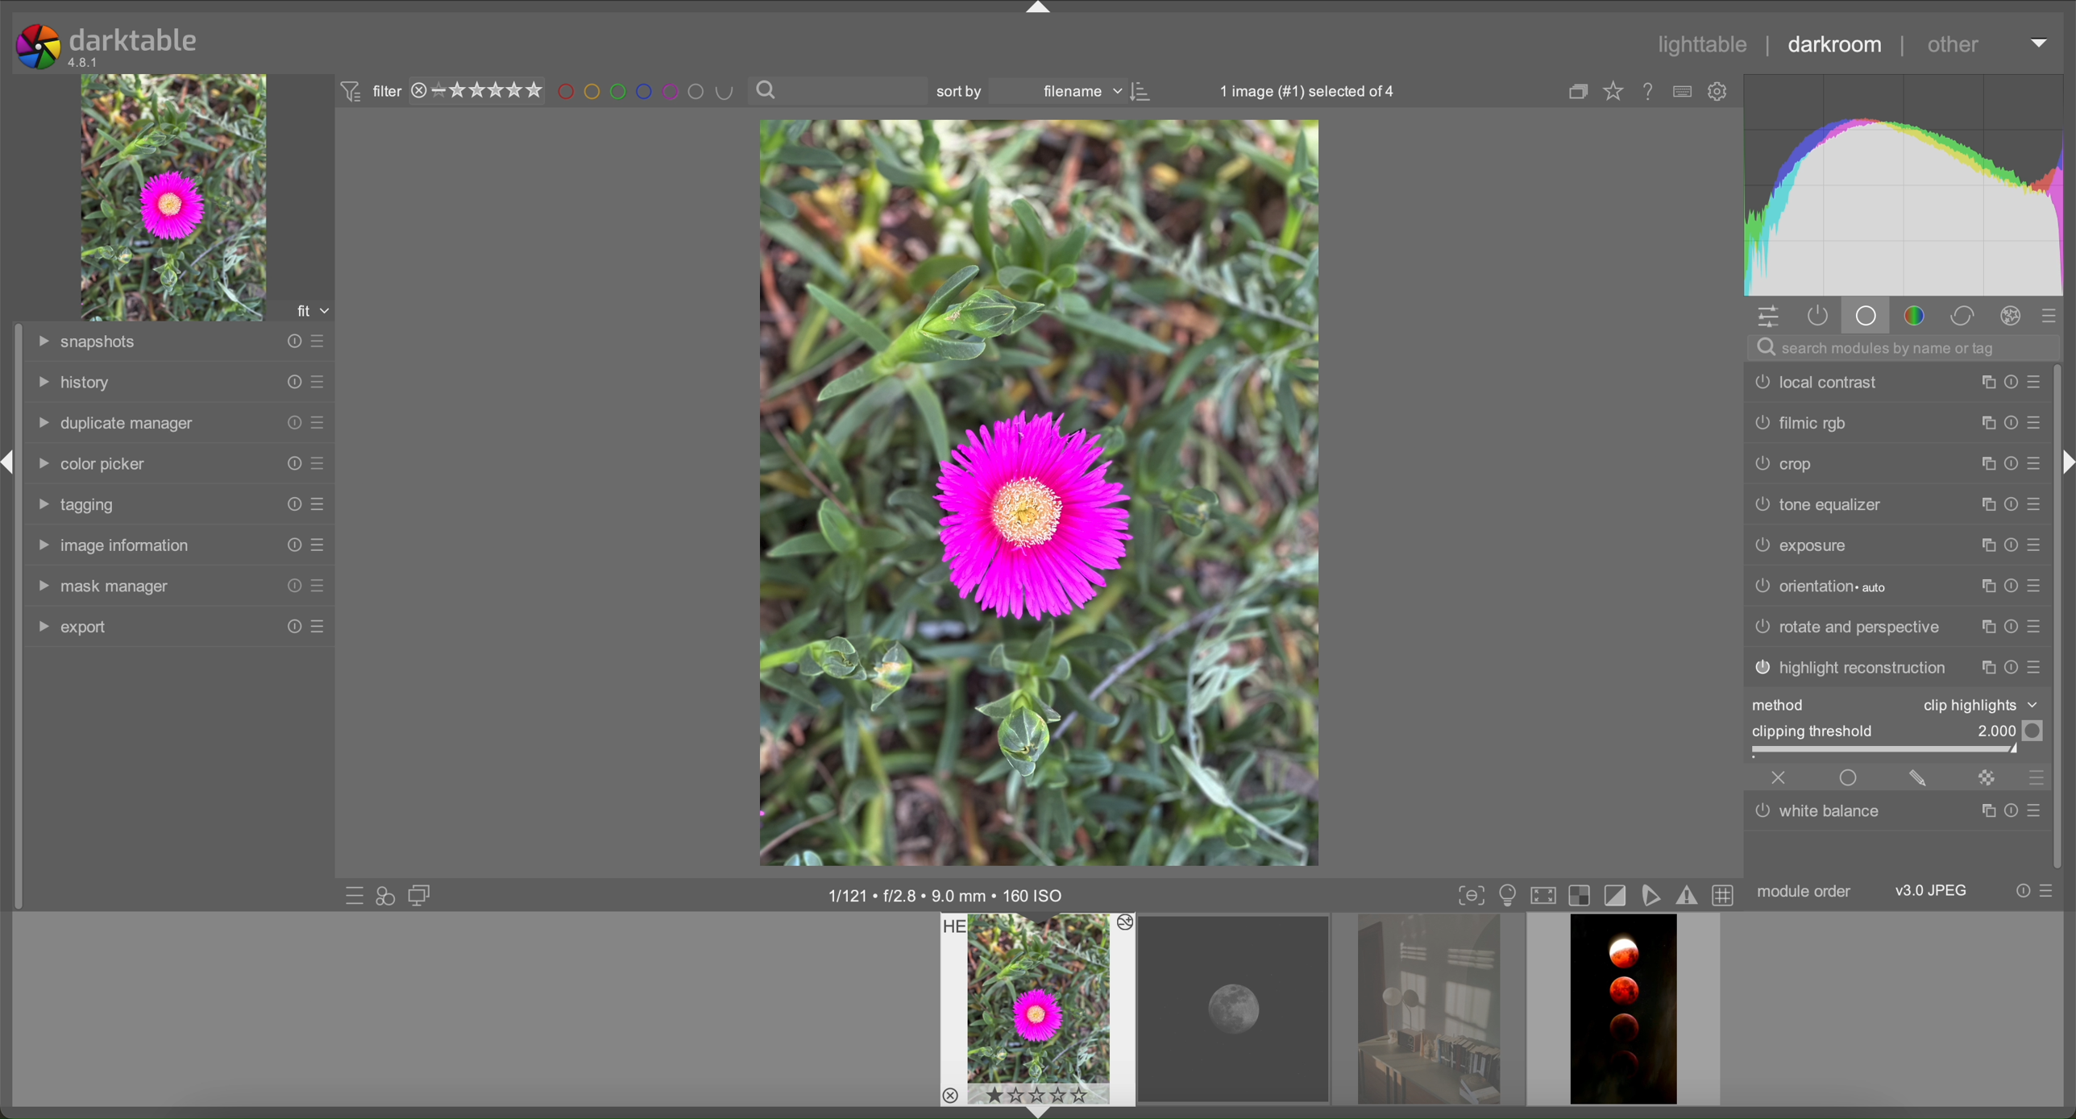 Image resolution: width=2076 pixels, height=1119 pixels. I want to click on quick access to presets, so click(353, 895).